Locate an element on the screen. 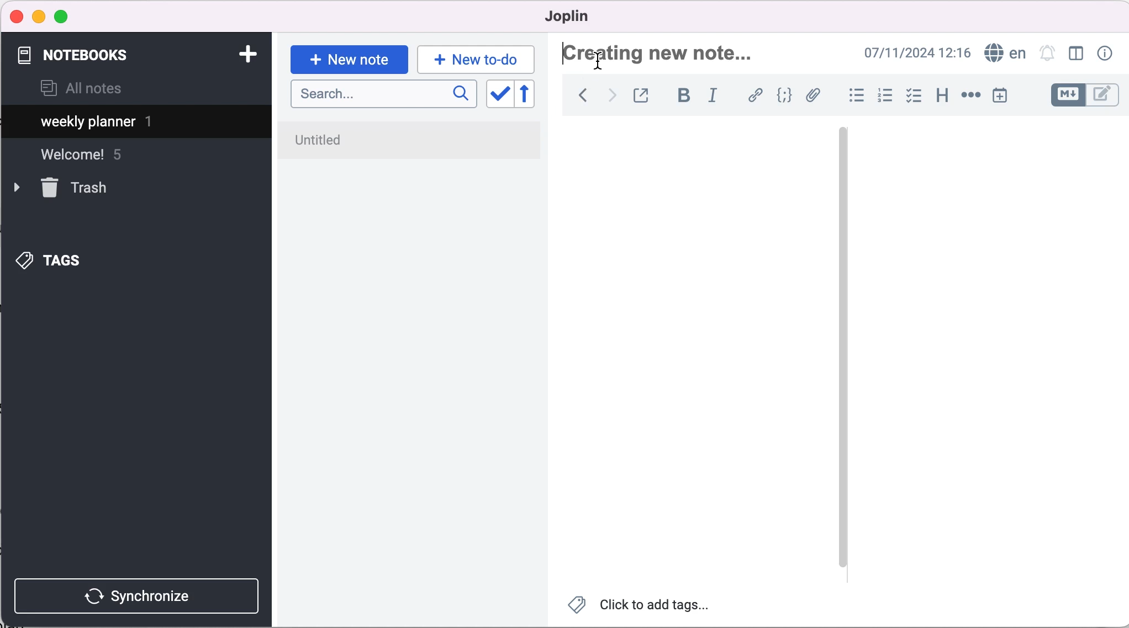  search is located at coordinates (383, 94).